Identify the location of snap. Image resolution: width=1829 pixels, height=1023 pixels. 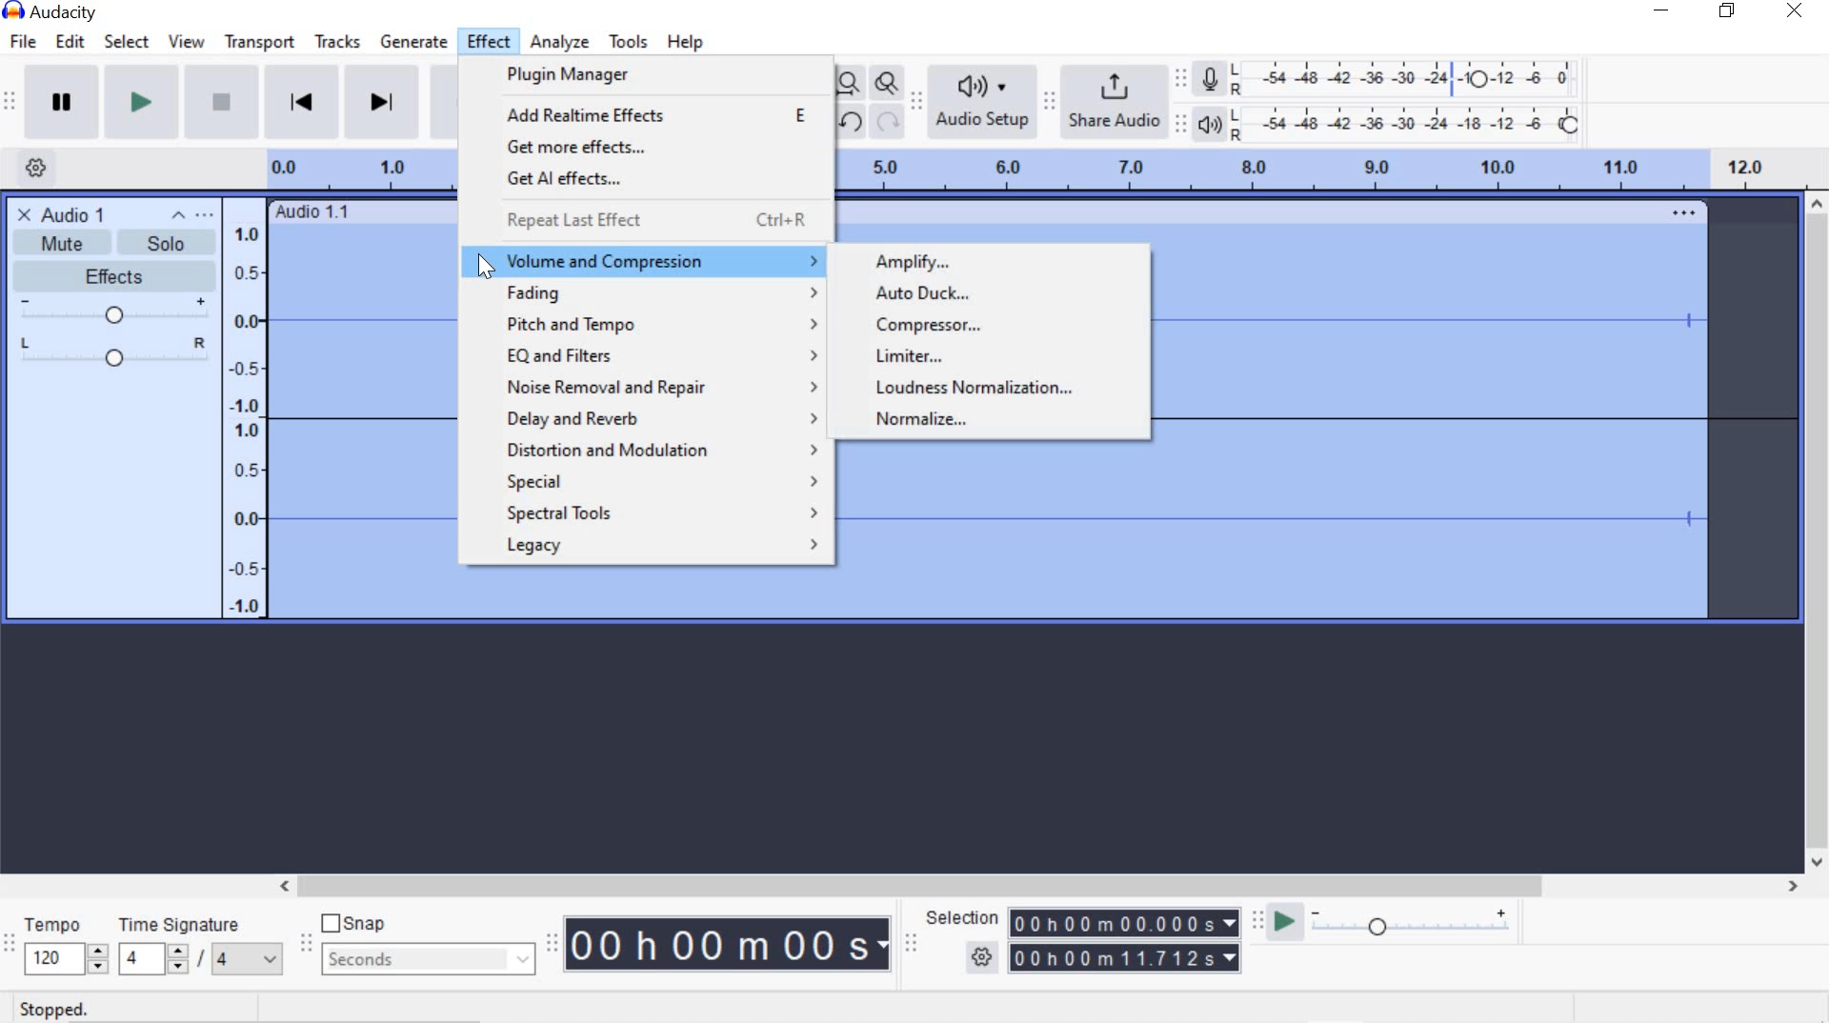
(360, 925).